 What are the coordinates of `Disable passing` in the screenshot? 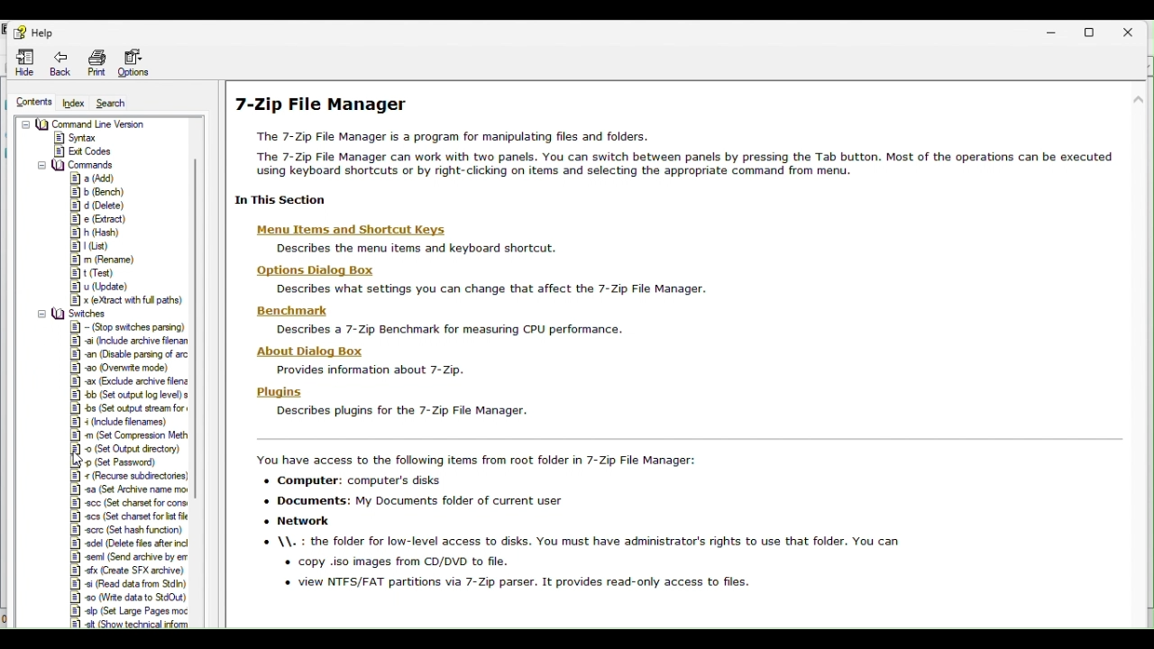 It's located at (125, 355).